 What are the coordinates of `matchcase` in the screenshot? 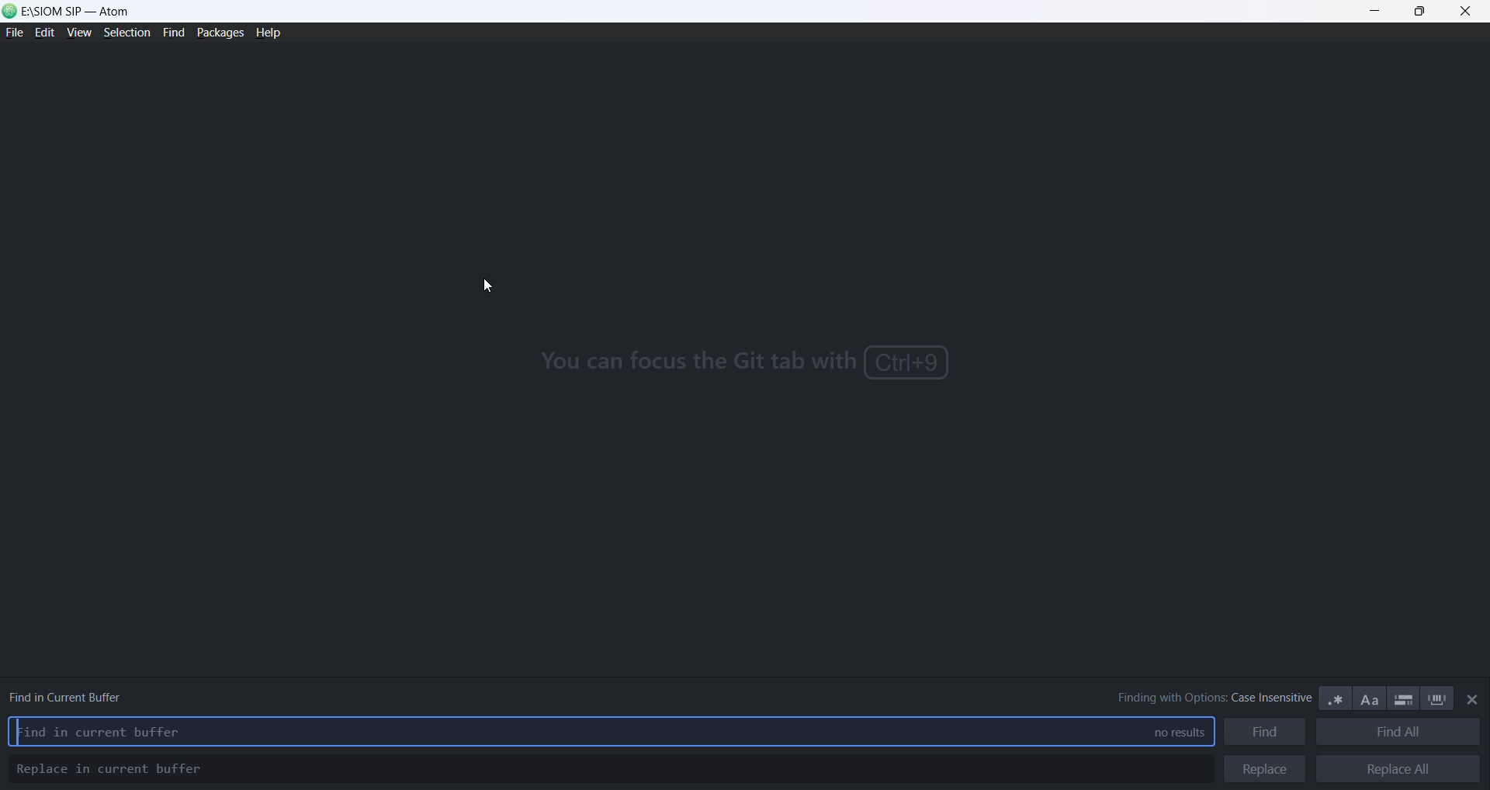 It's located at (1371, 701).